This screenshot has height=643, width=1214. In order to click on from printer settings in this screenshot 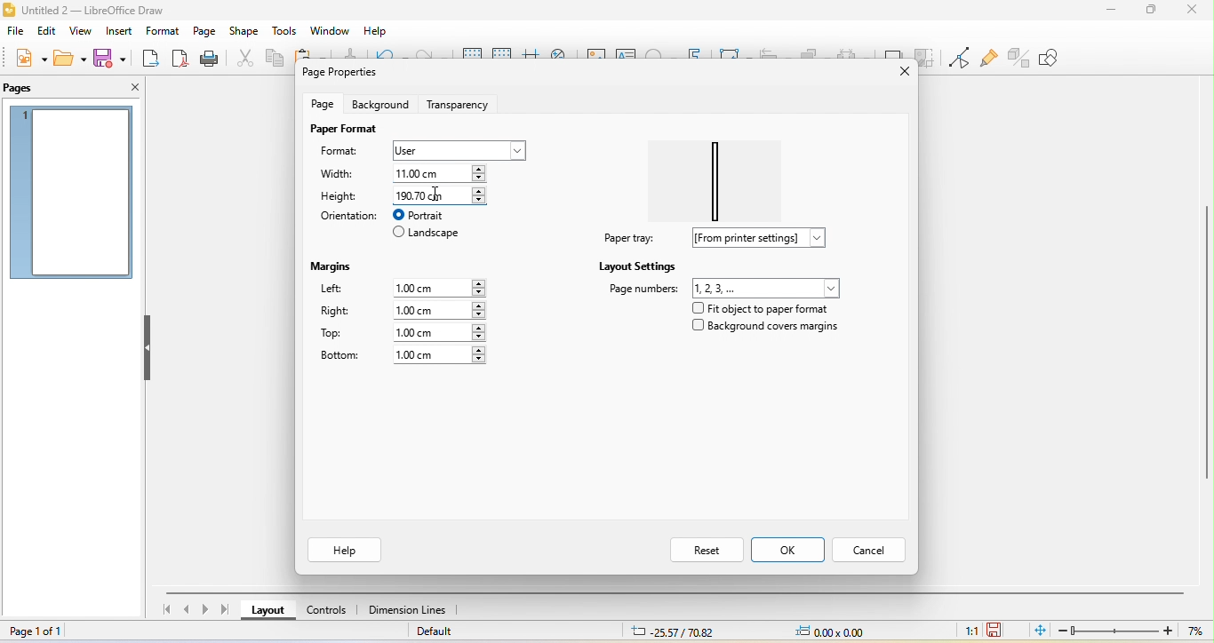, I will do `click(766, 238)`.